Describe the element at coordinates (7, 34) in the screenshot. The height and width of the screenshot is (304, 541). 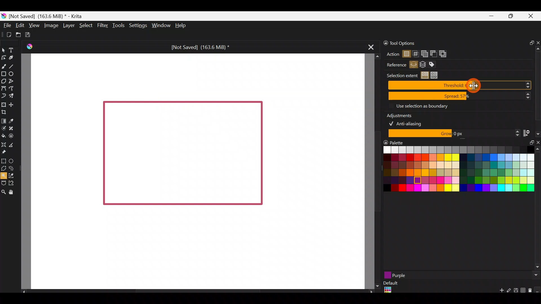
I see `Create new document` at that location.